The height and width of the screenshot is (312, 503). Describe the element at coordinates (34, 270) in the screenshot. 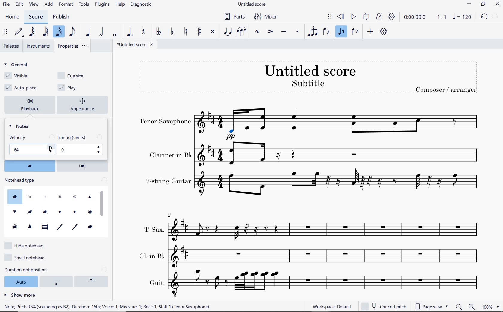

I see `duration dot position` at that location.